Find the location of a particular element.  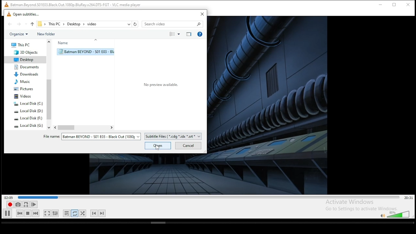

restore is located at coordinates (395, 5).